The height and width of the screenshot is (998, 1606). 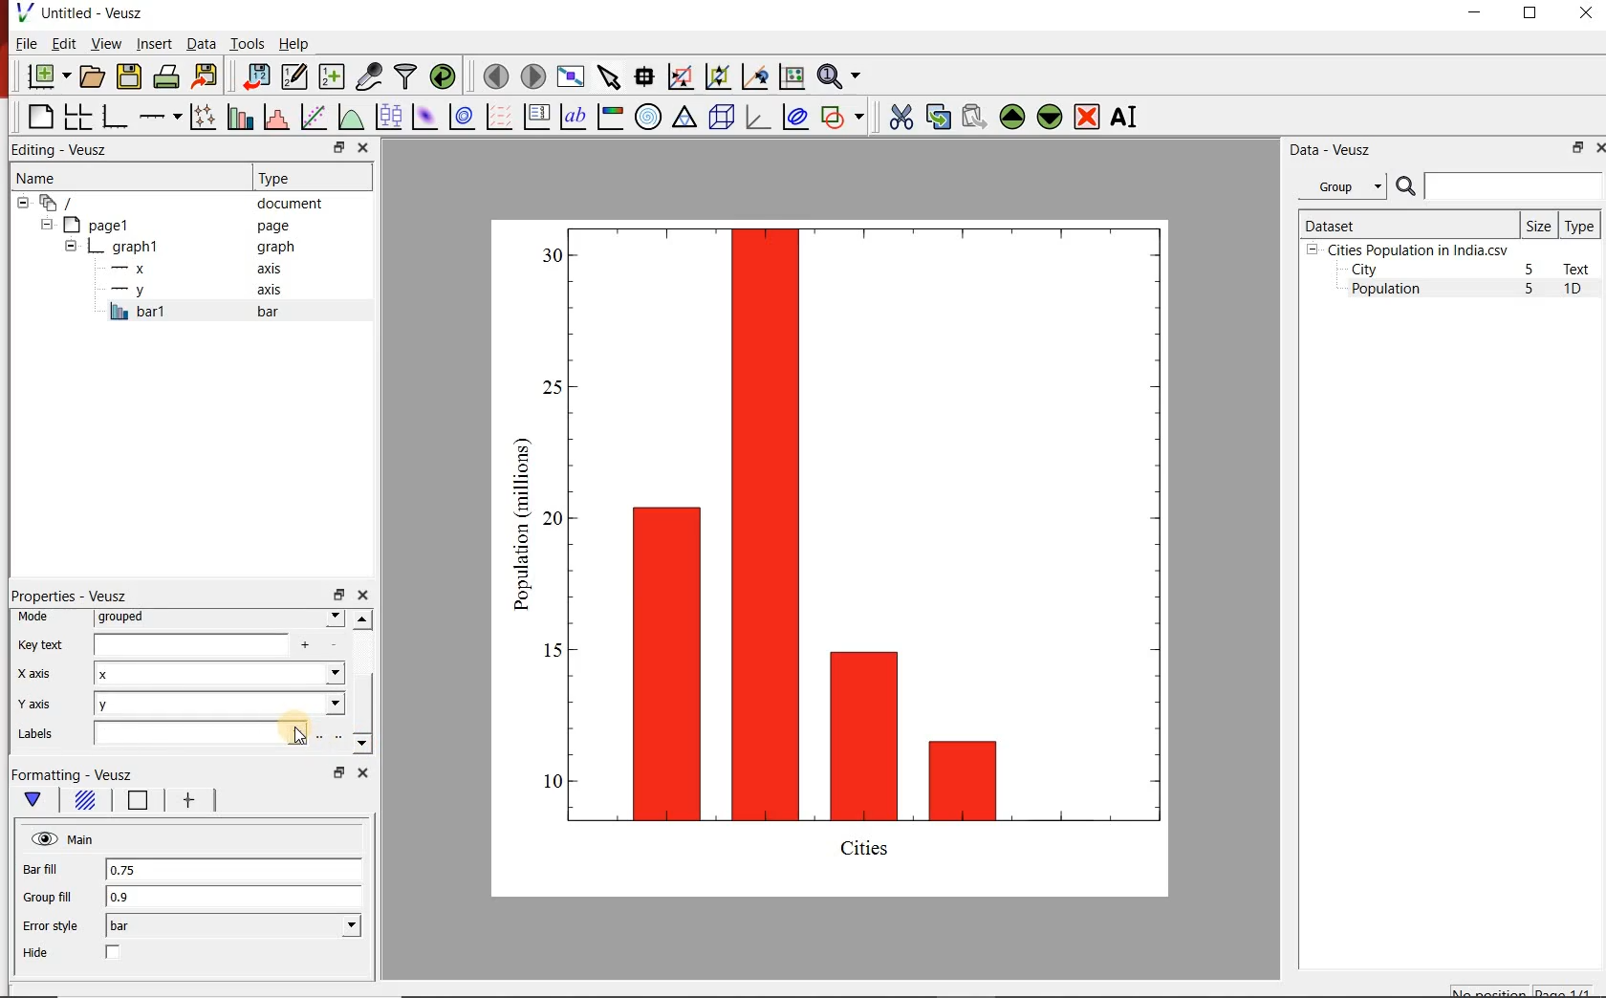 What do you see at coordinates (1500, 186) in the screenshot?
I see `search dataset` at bounding box center [1500, 186].